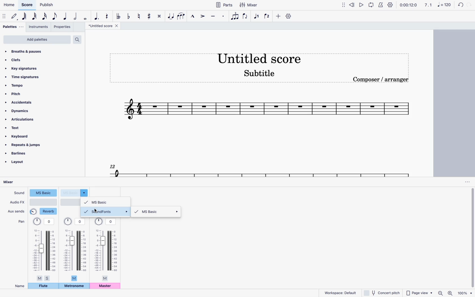  Describe the element at coordinates (471, 238) in the screenshot. I see `vertical scrollbar` at that location.